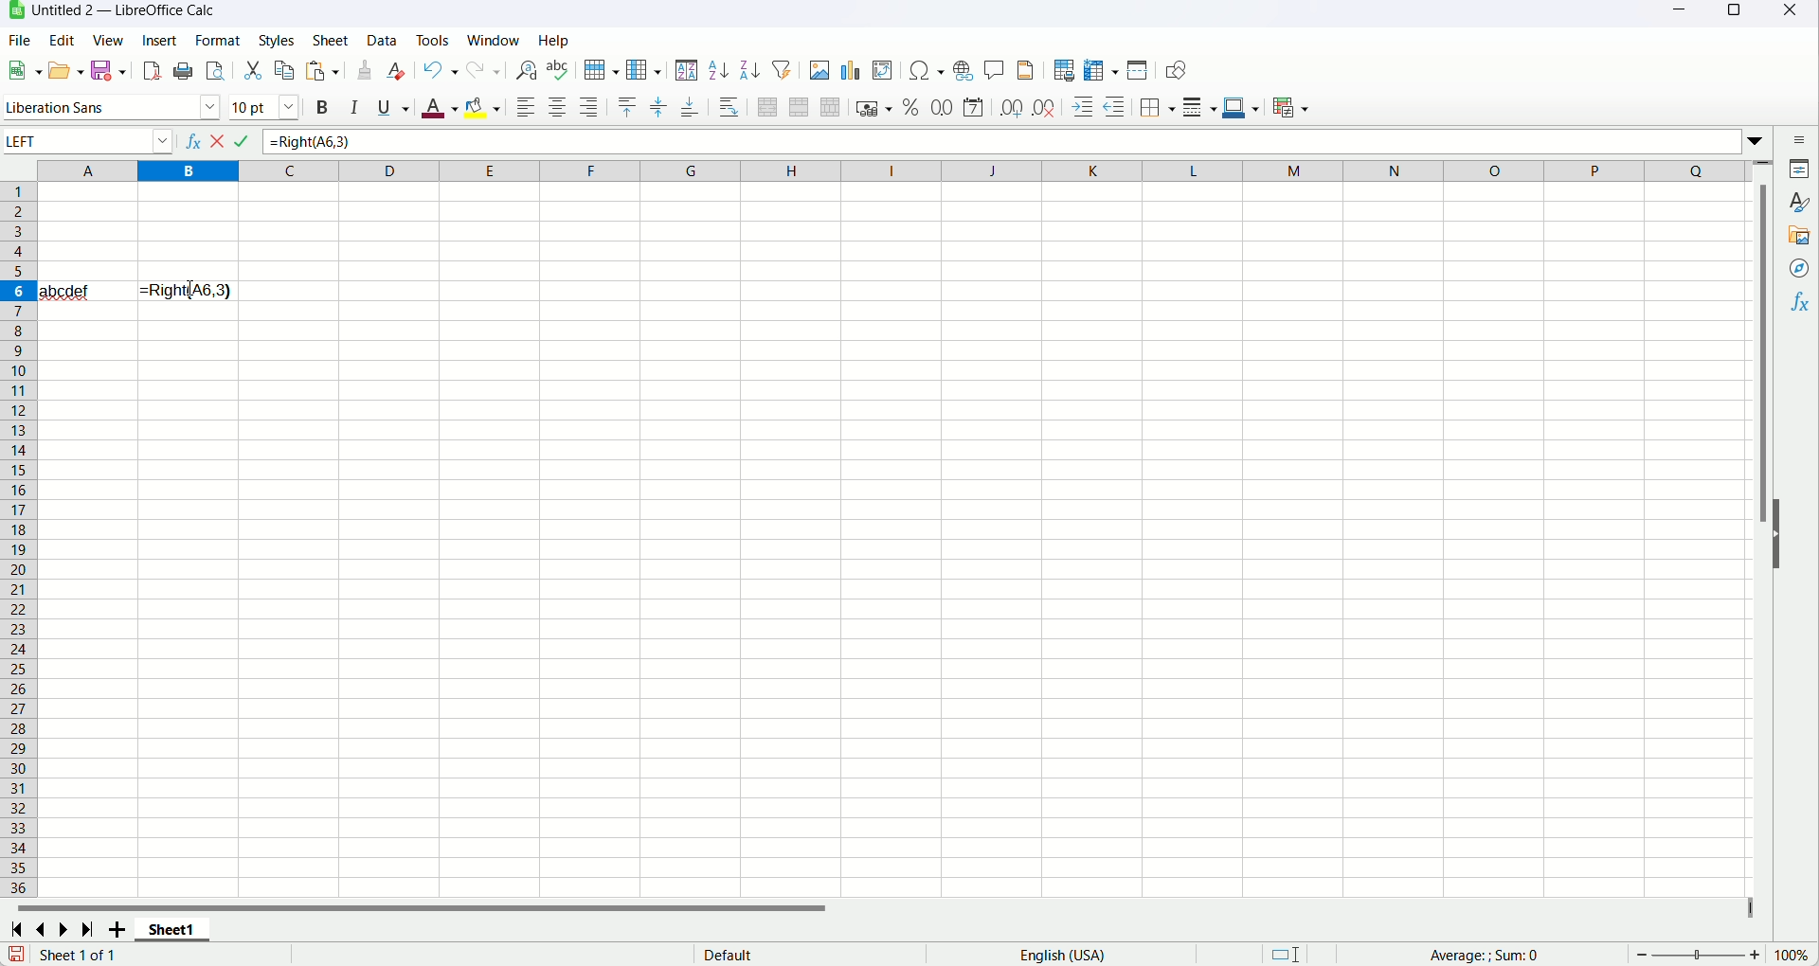 This screenshot has width=1819, height=966. I want to click on scroll to next sheet, so click(67, 928).